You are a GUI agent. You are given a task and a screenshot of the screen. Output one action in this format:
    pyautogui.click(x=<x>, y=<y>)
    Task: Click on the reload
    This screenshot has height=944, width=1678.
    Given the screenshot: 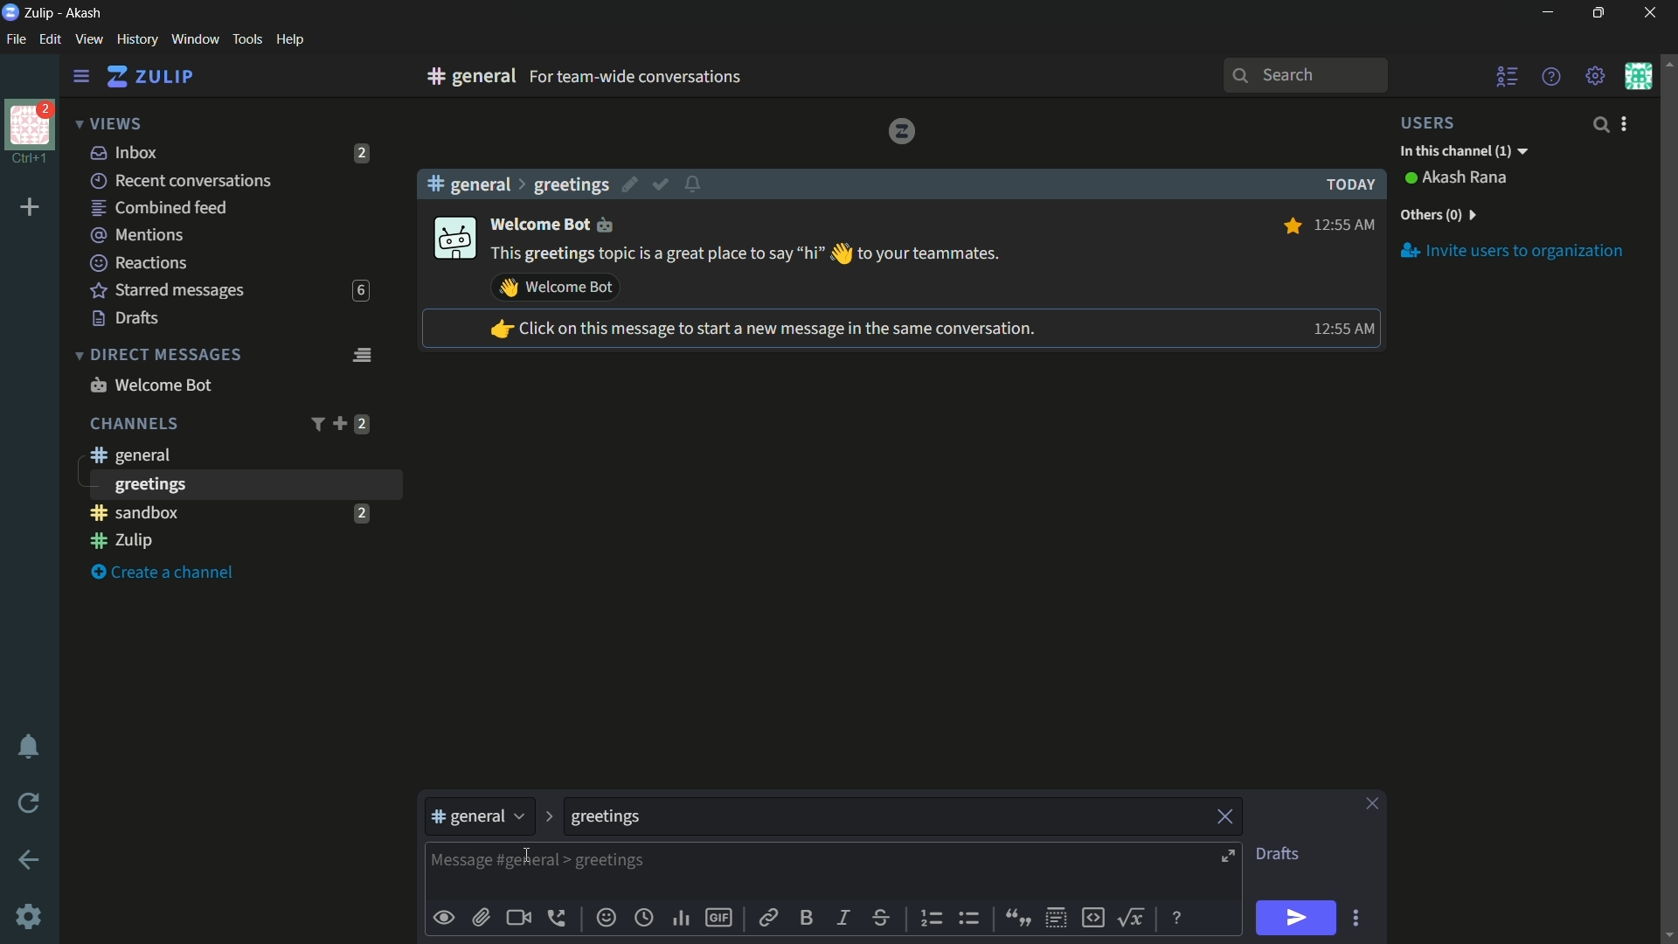 What is the action you would take?
    pyautogui.click(x=30, y=802)
    